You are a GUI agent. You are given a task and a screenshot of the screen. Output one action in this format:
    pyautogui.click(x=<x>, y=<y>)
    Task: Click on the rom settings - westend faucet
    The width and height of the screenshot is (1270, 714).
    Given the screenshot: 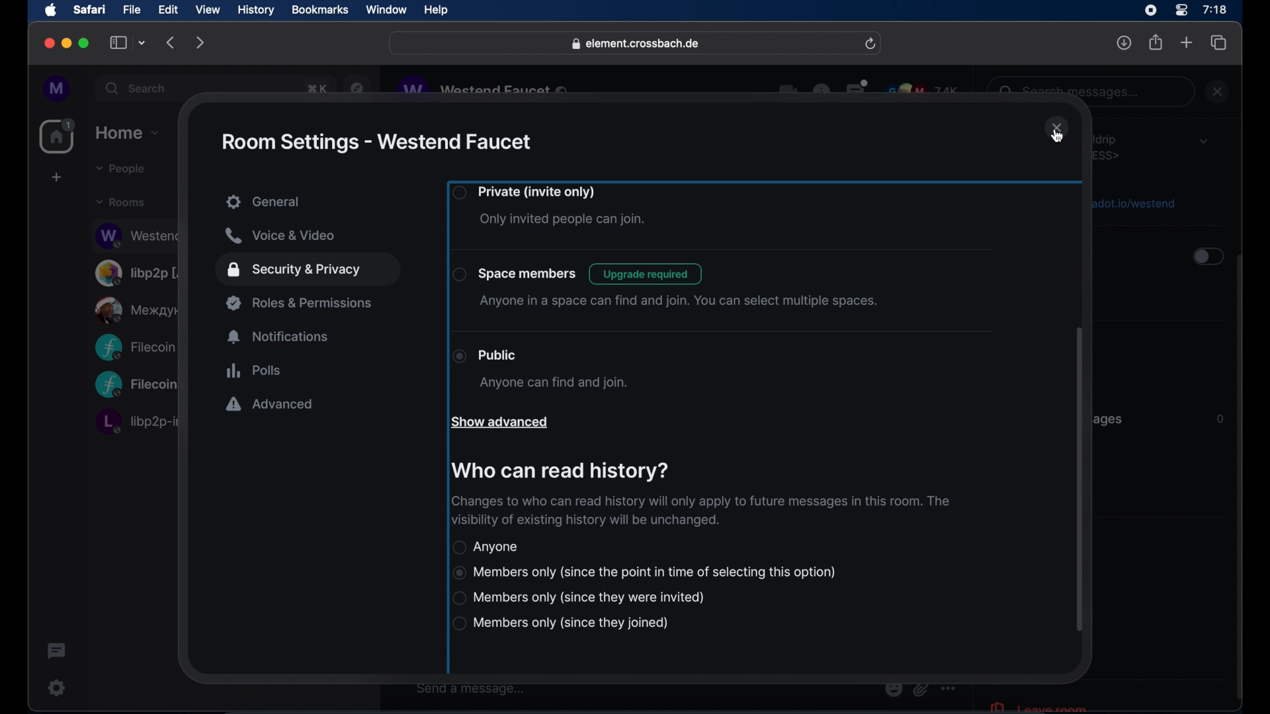 What is the action you would take?
    pyautogui.click(x=375, y=142)
    